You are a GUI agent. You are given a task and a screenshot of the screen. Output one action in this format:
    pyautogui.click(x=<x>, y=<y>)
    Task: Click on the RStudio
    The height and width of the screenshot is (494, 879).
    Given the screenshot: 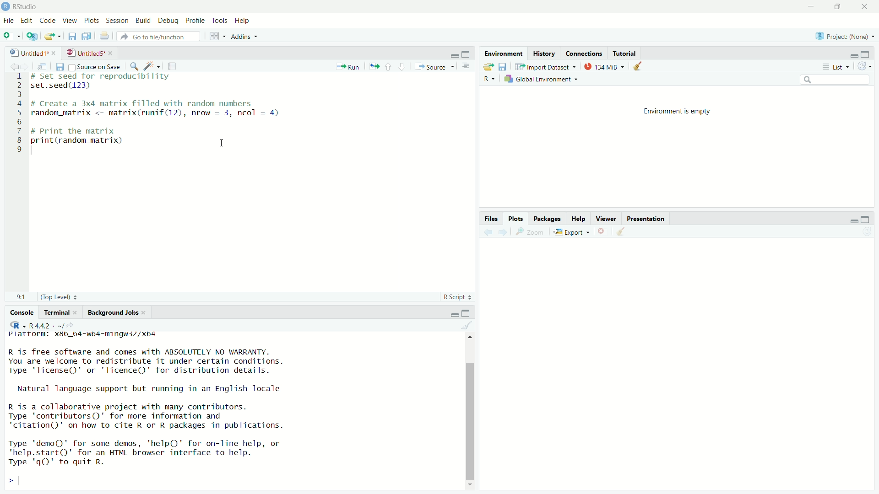 What is the action you would take?
    pyautogui.click(x=24, y=7)
    